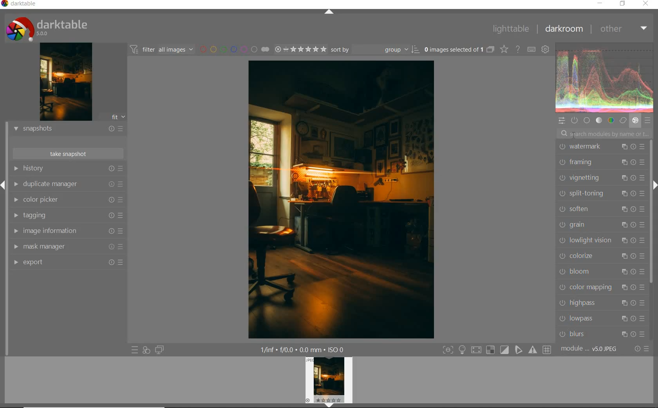 This screenshot has width=658, height=408. What do you see at coordinates (605, 134) in the screenshot?
I see `search modules by name` at bounding box center [605, 134].